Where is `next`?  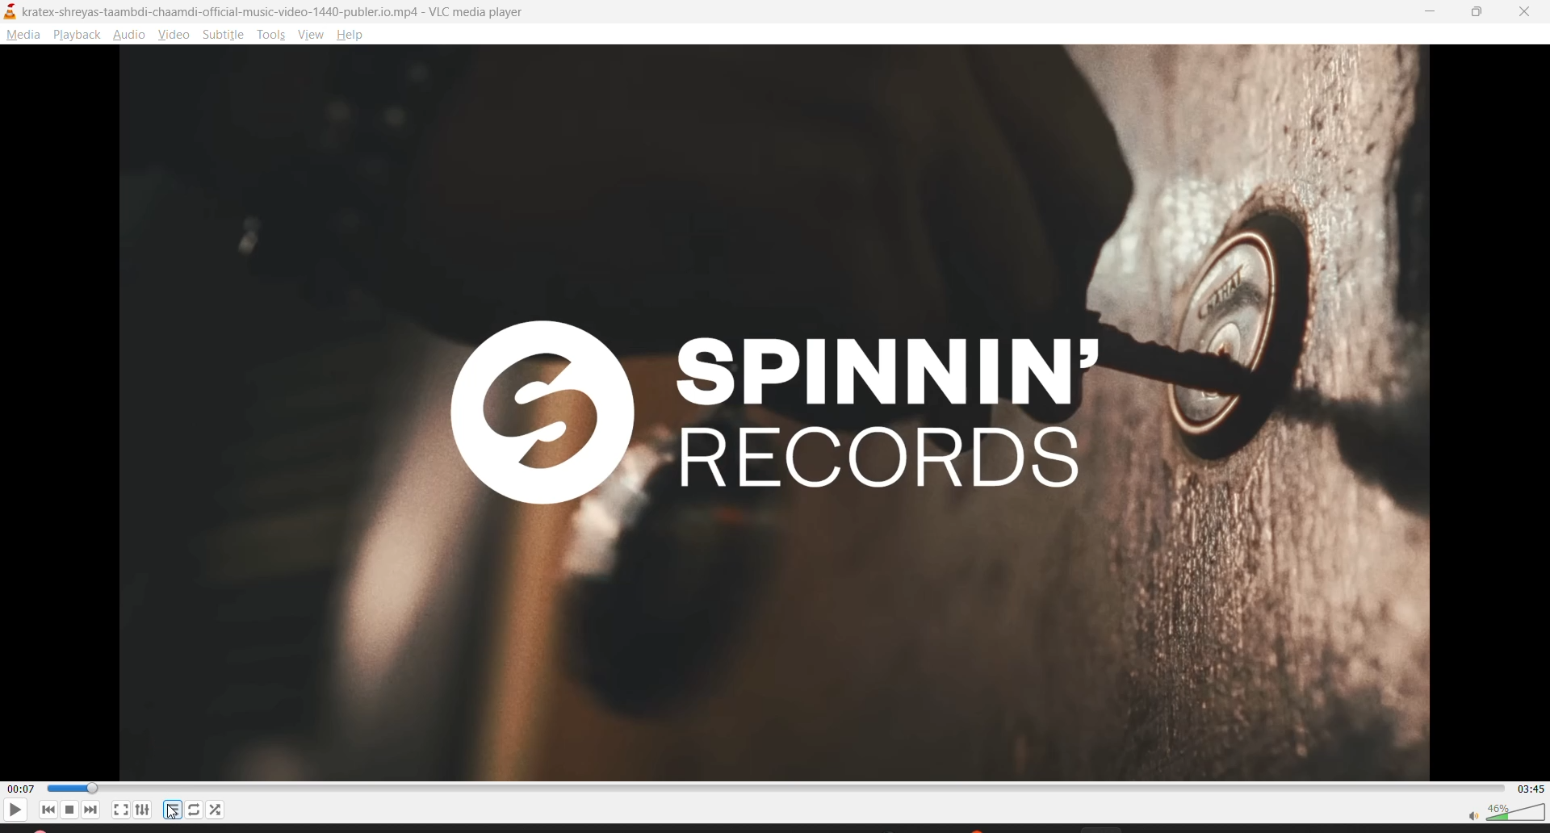
next is located at coordinates (93, 811).